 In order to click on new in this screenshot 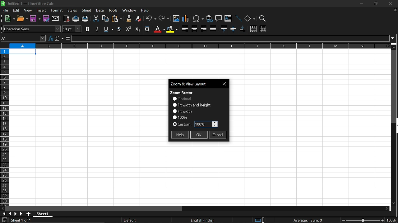, I will do `click(10, 19)`.